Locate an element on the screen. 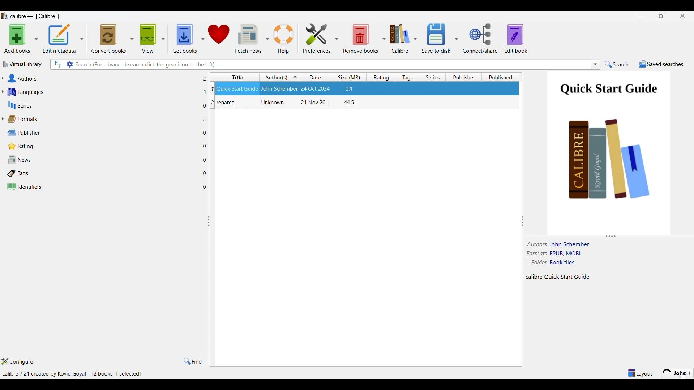  Rating column is located at coordinates (380, 77).